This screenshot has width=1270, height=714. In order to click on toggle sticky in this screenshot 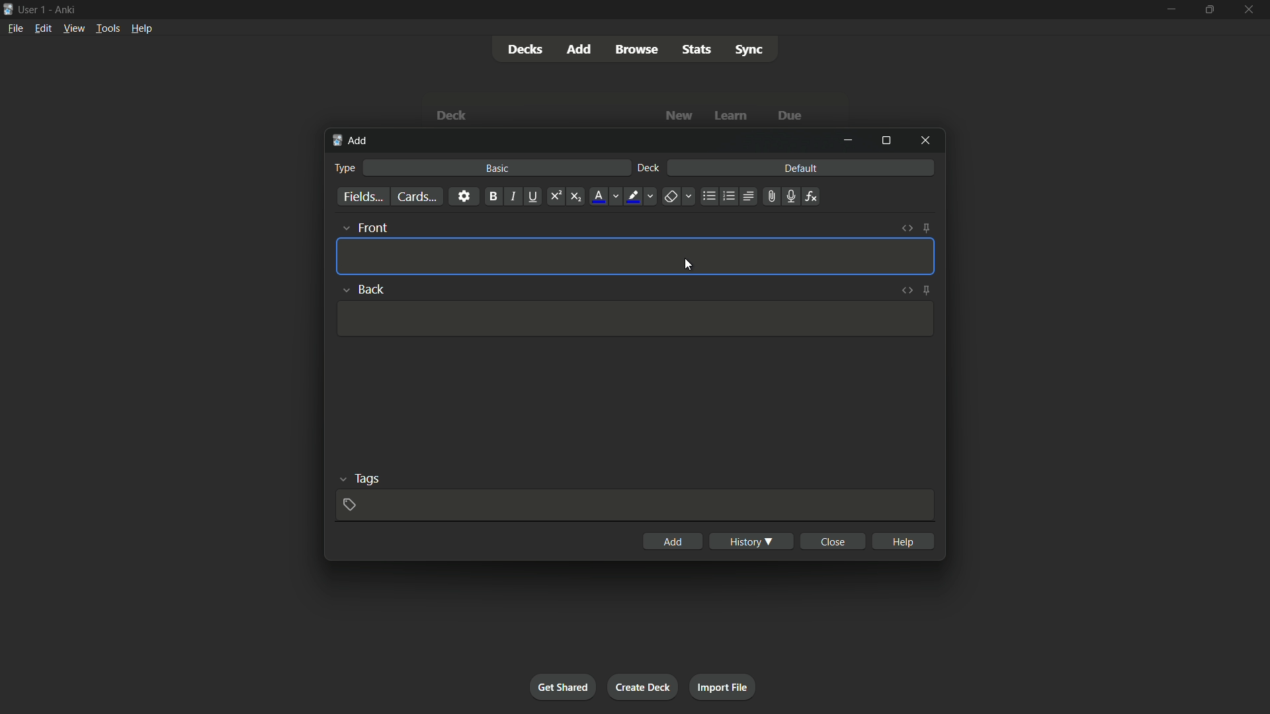, I will do `click(927, 290)`.